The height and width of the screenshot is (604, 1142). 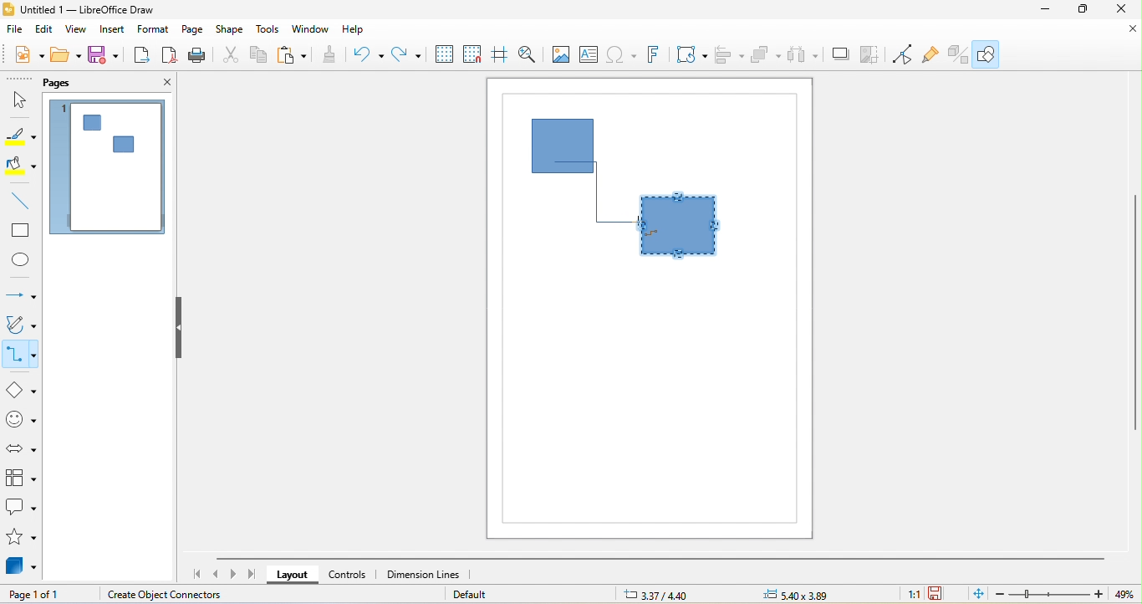 I want to click on dimension lines, so click(x=430, y=575).